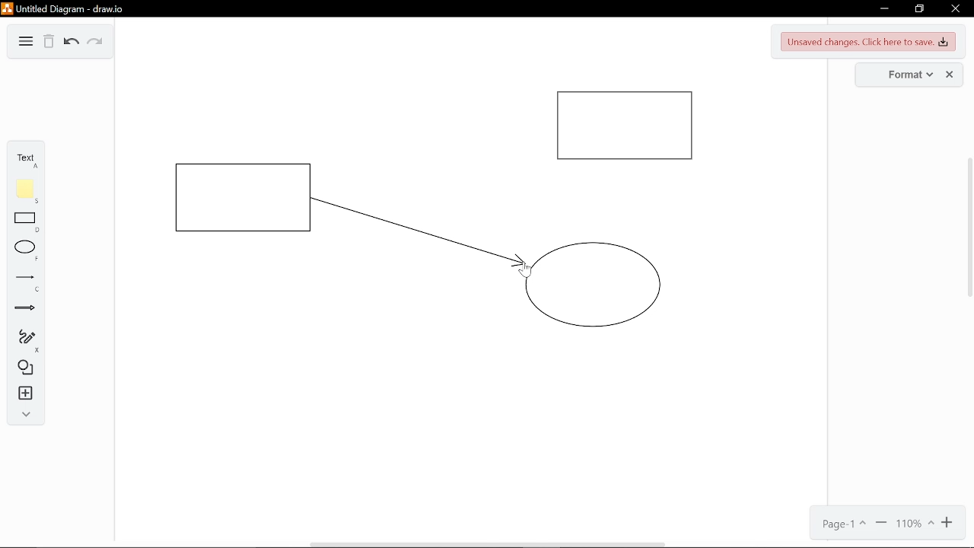 This screenshot has width=974, height=548. Describe the element at coordinates (956, 8) in the screenshot. I see `Close` at that location.